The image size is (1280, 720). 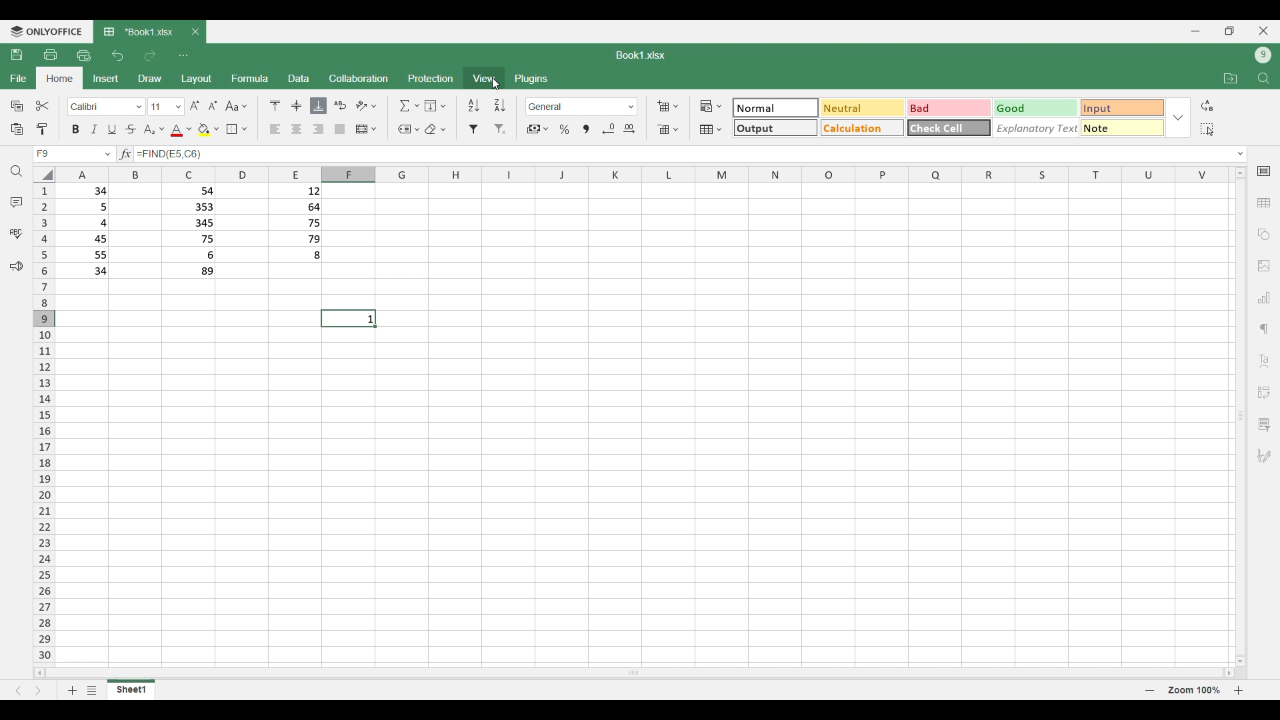 What do you see at coordinates (42, 129) in the screenshot?
I see `Copy formatting` at bounding box center [42, 129].